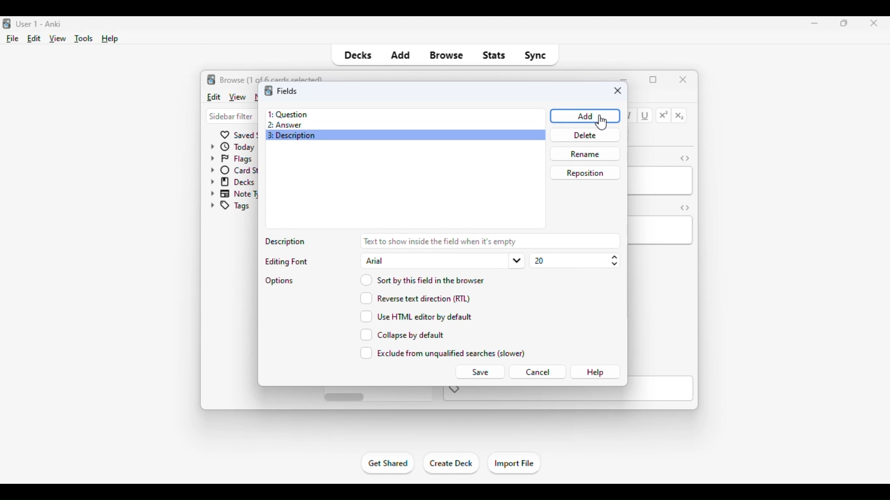 Image resolution: width=890 pixels, height=500 pixels. I want to click on minimize, so click(625, 79).